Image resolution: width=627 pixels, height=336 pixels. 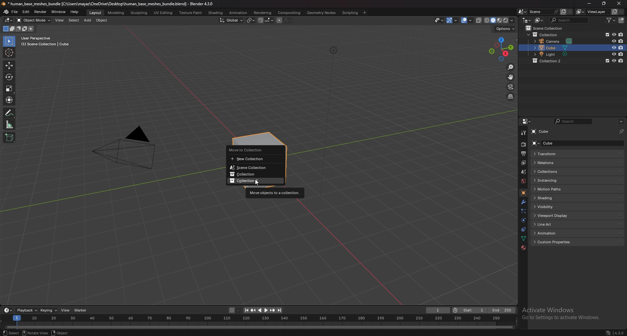 I want to click on texture paint, so click(x=191, y=13).